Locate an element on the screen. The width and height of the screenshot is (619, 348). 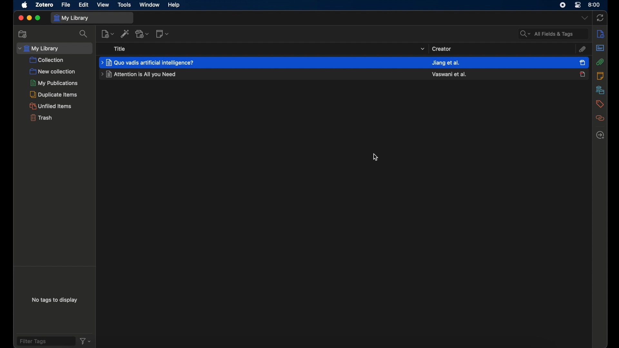
zotero is located at coordinates (44, 5).